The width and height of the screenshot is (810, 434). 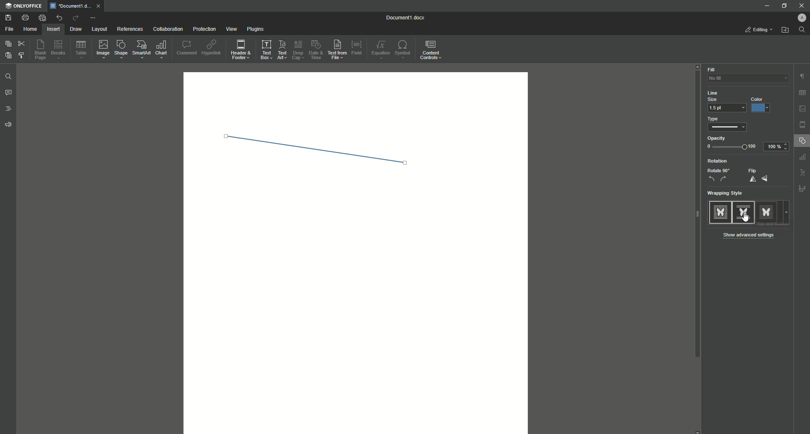 What do you see at coordinates (800, 173) in the screenshot?
I see `` at bounding box center [800, 173].